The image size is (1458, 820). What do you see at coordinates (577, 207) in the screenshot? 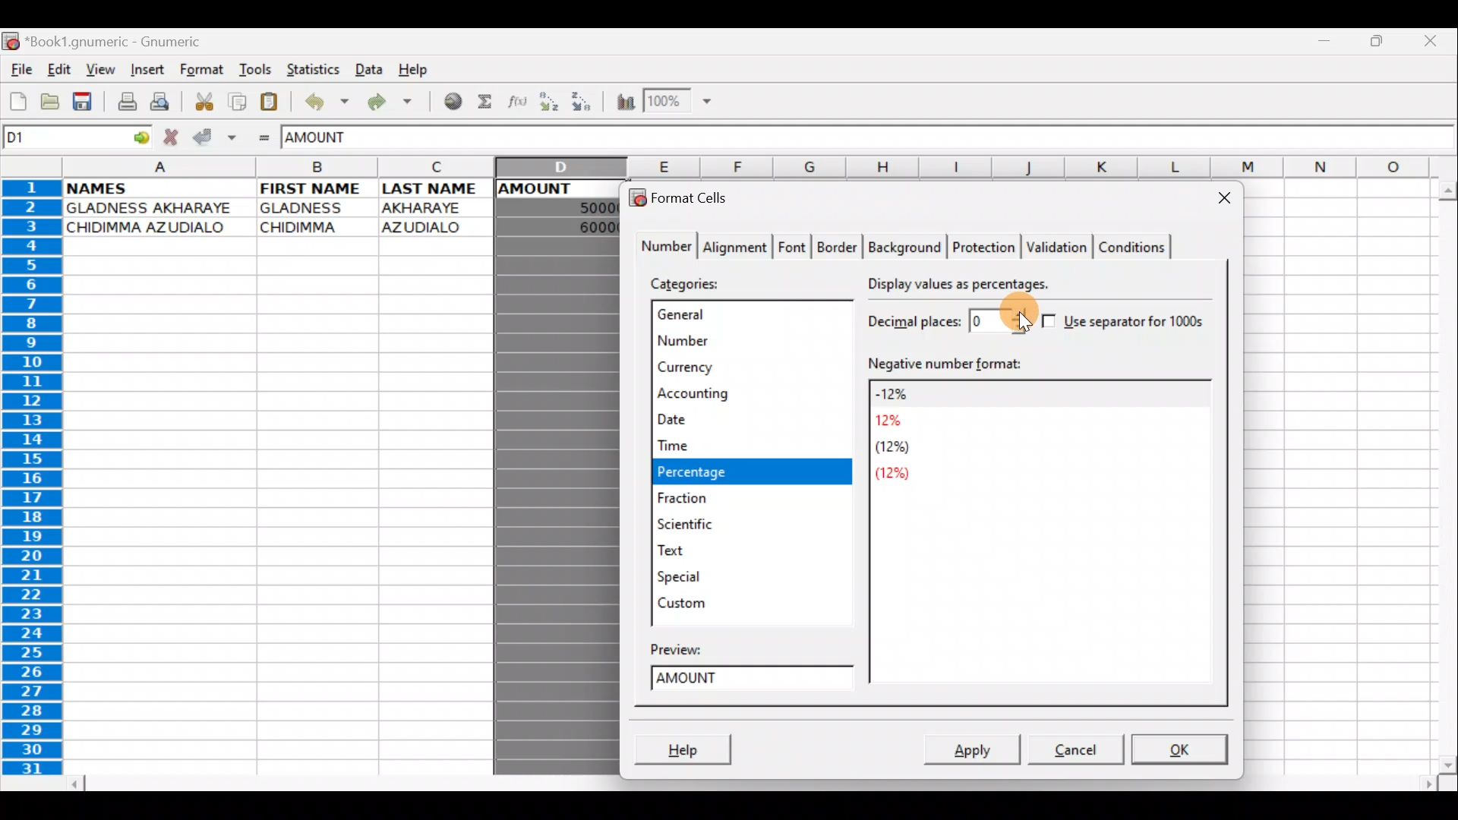
I see `50000` at bounding box center [577, 207].